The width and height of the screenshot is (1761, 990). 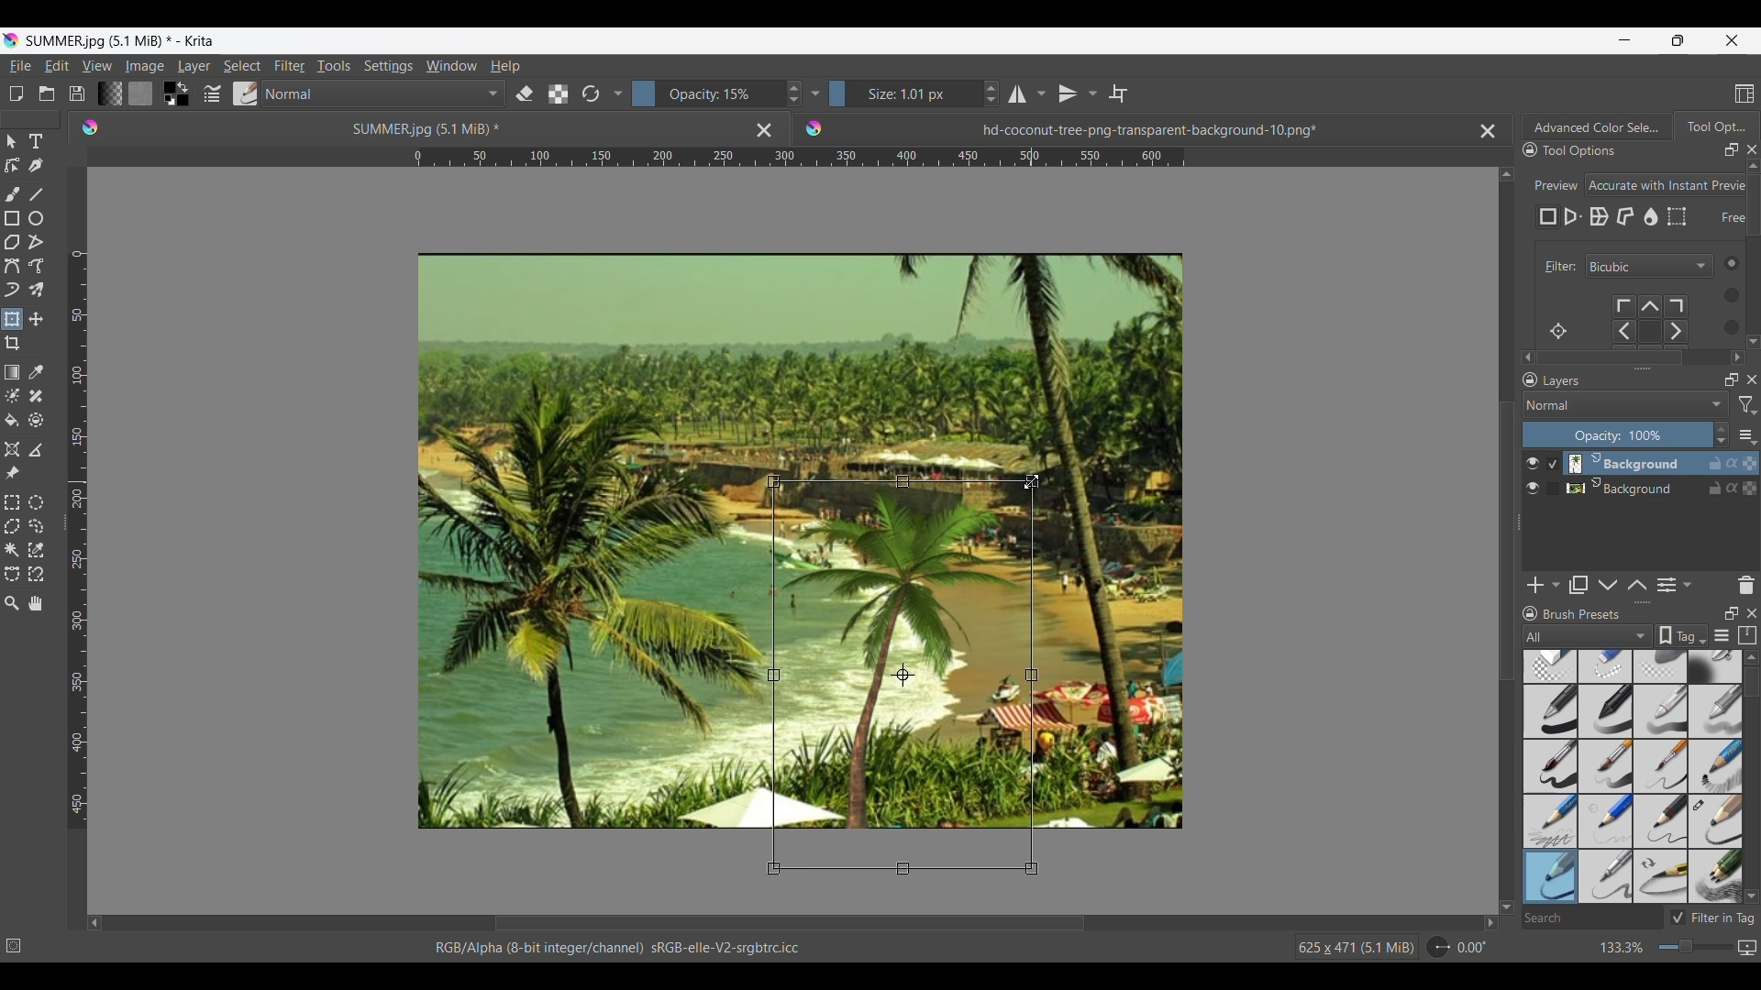 What do you see at coordinates (1749, 634) in the screenshot?
I see `Storage resources` at bounding box center [1749, 634].